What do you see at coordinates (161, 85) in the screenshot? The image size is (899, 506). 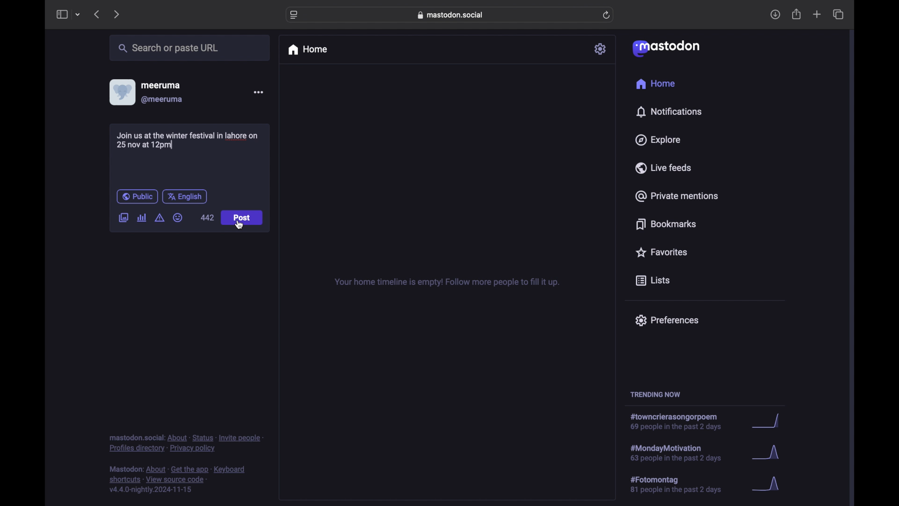 I see `meeruma` at bounding box center [161, 85].